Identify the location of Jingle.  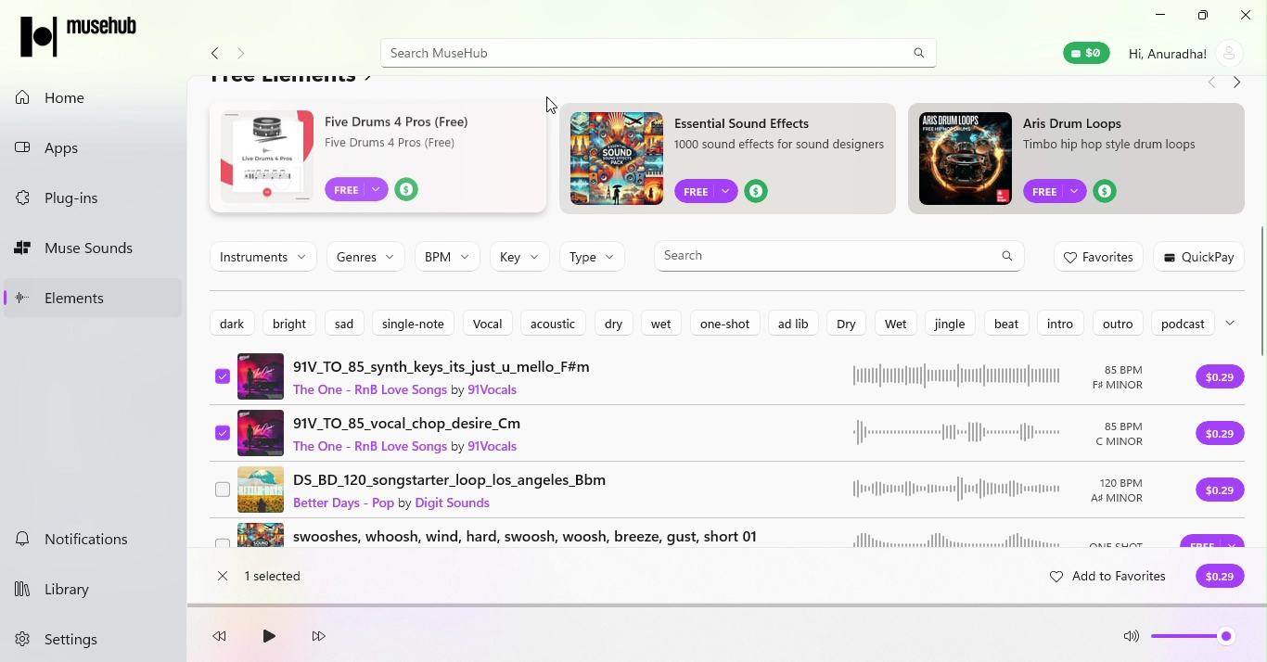
(948, 323).